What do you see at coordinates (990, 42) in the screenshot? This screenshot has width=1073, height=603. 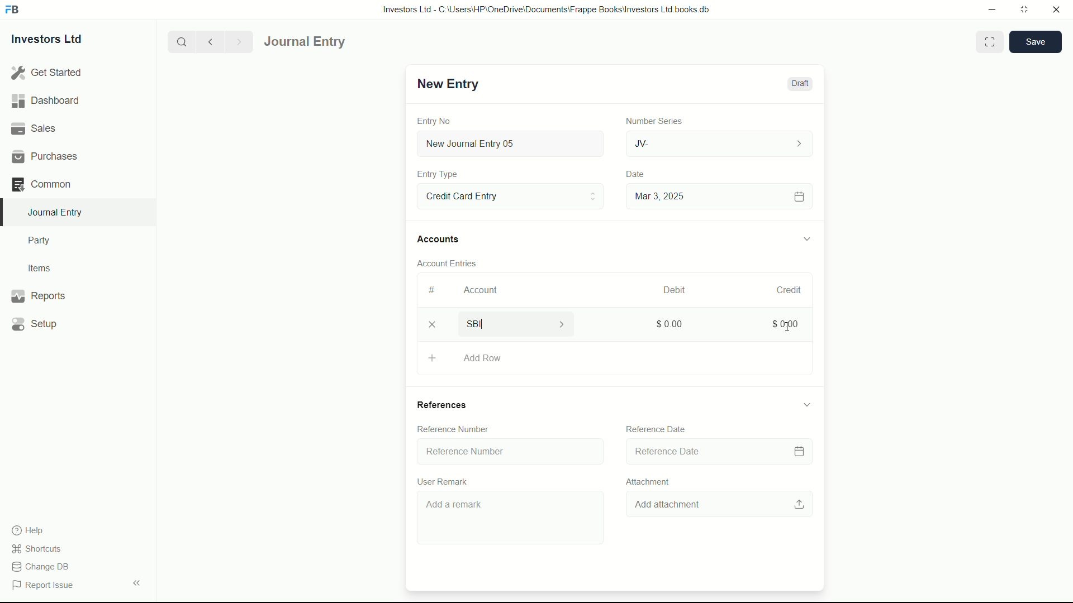 I see `Toggle between form and full width` at bounding box center [990, 42].